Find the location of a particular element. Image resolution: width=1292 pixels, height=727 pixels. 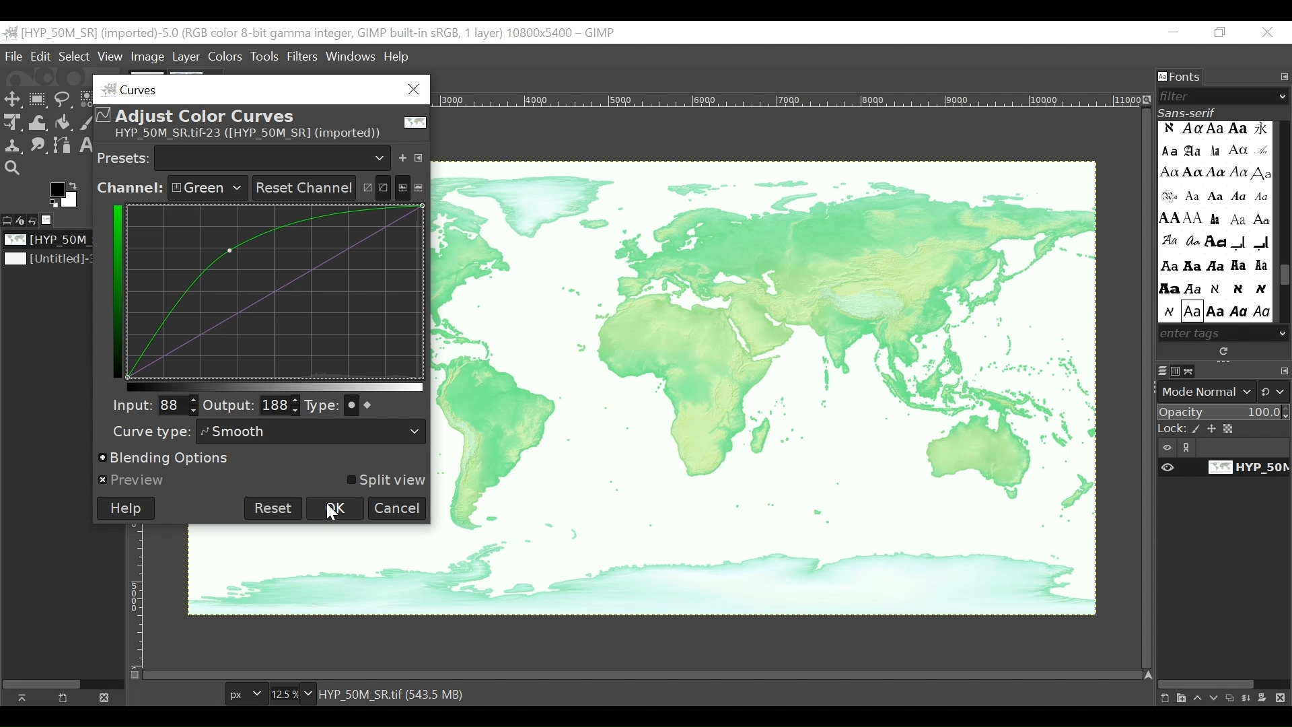

Cancel is located at coordinates (398, 508).